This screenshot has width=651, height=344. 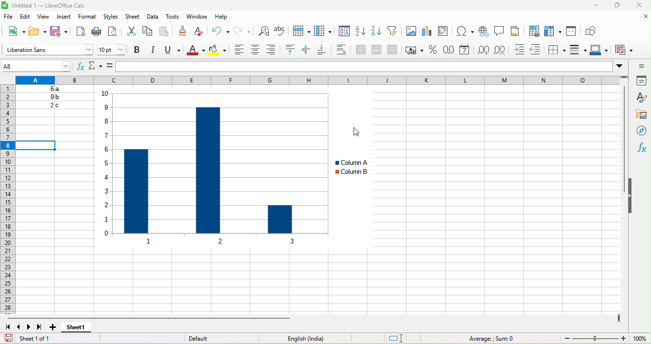 I want to click on freeze row and column, so click(x=552, y=30).